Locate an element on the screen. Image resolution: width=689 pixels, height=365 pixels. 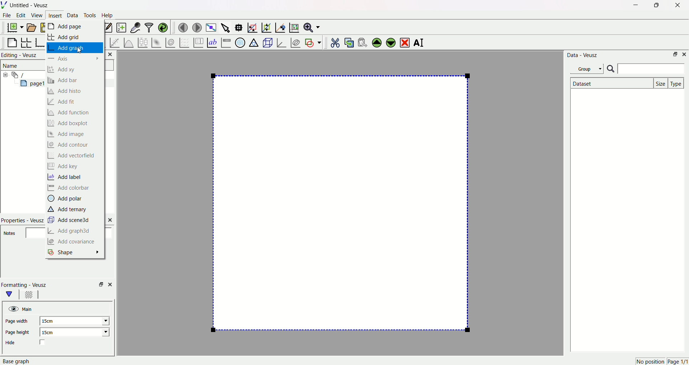
Page width is located at coordinates (19, 322).